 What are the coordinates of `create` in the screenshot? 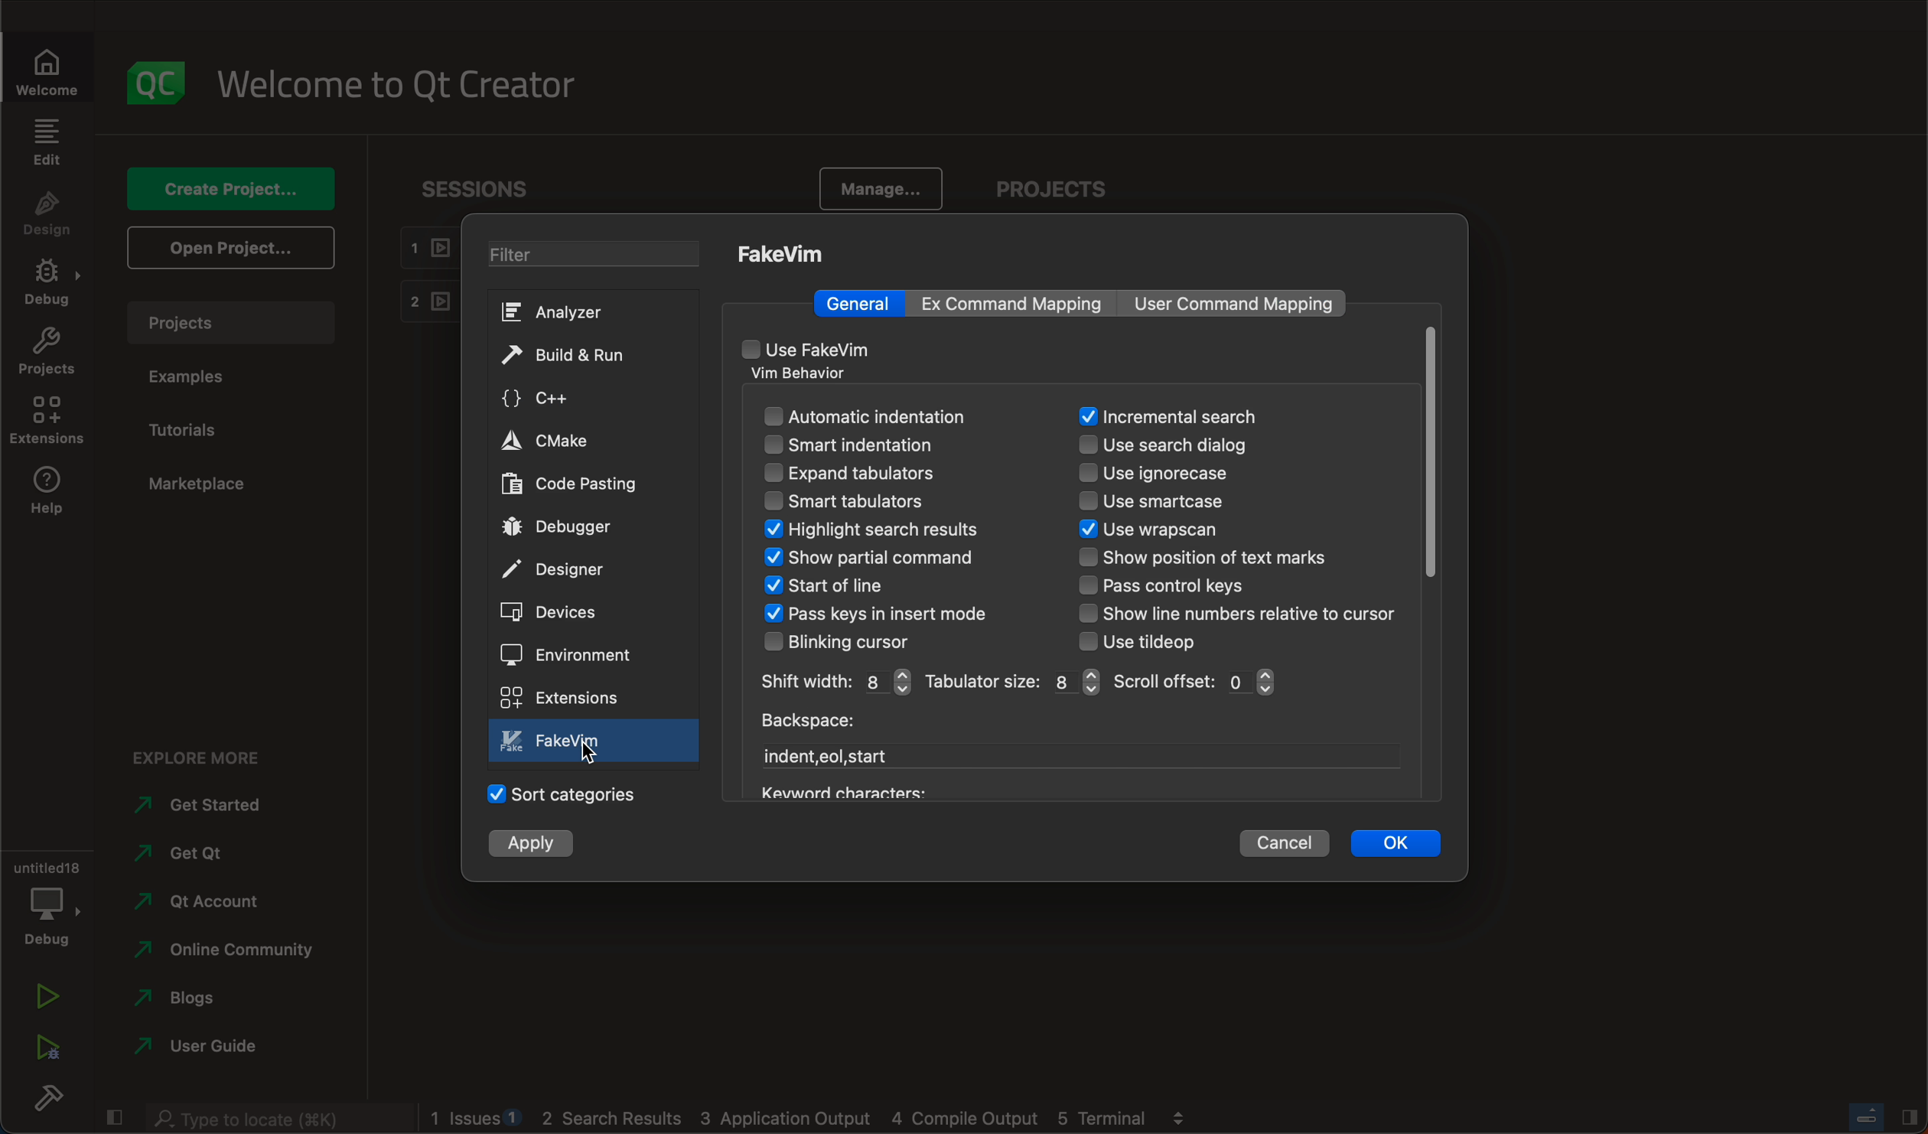 It's located at (230, 185).